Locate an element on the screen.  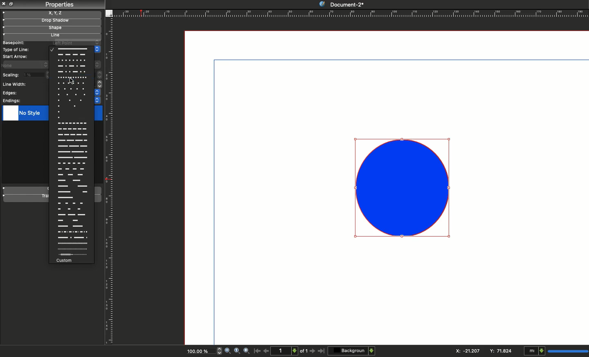
X, y, z is located at coordinates (52, 13).